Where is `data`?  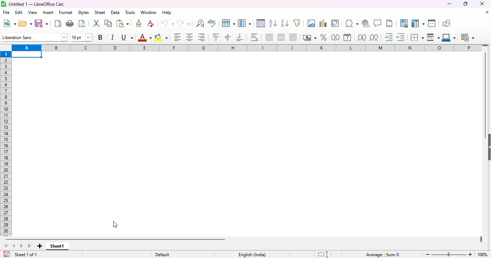 data is located at coordinates (115, 12).